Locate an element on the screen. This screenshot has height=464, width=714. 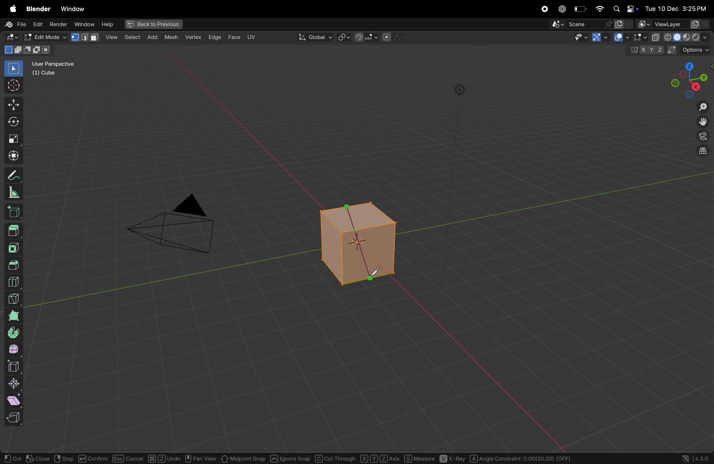
x Edge is located at coordinates (215, 37).